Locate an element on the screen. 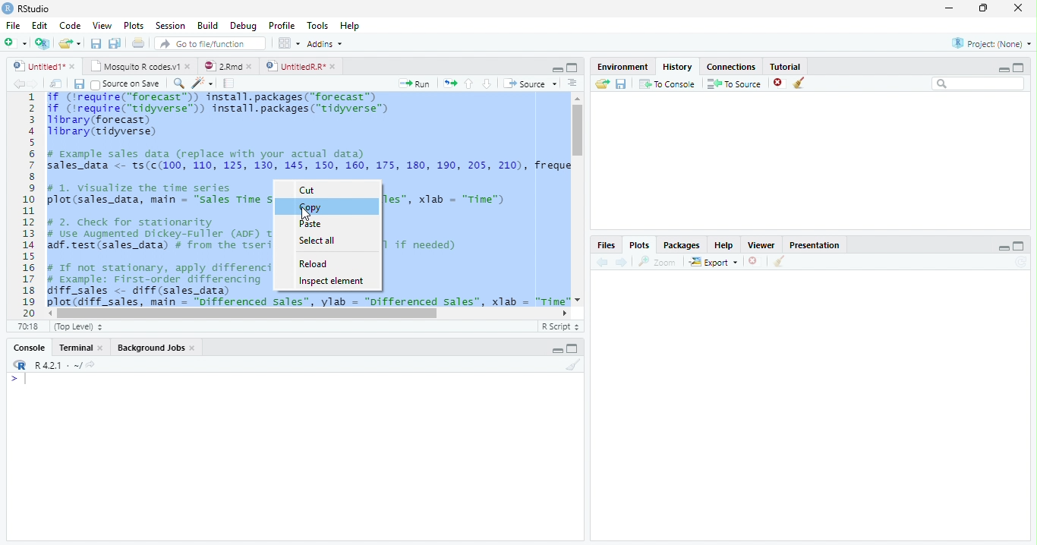 The image size is (1037, 545). # 1. visualize the time series
plot(sales_data, main — "sales Time Series”, ylab = “sales”, xlab = "Time") is located at coordinates (156, 194).